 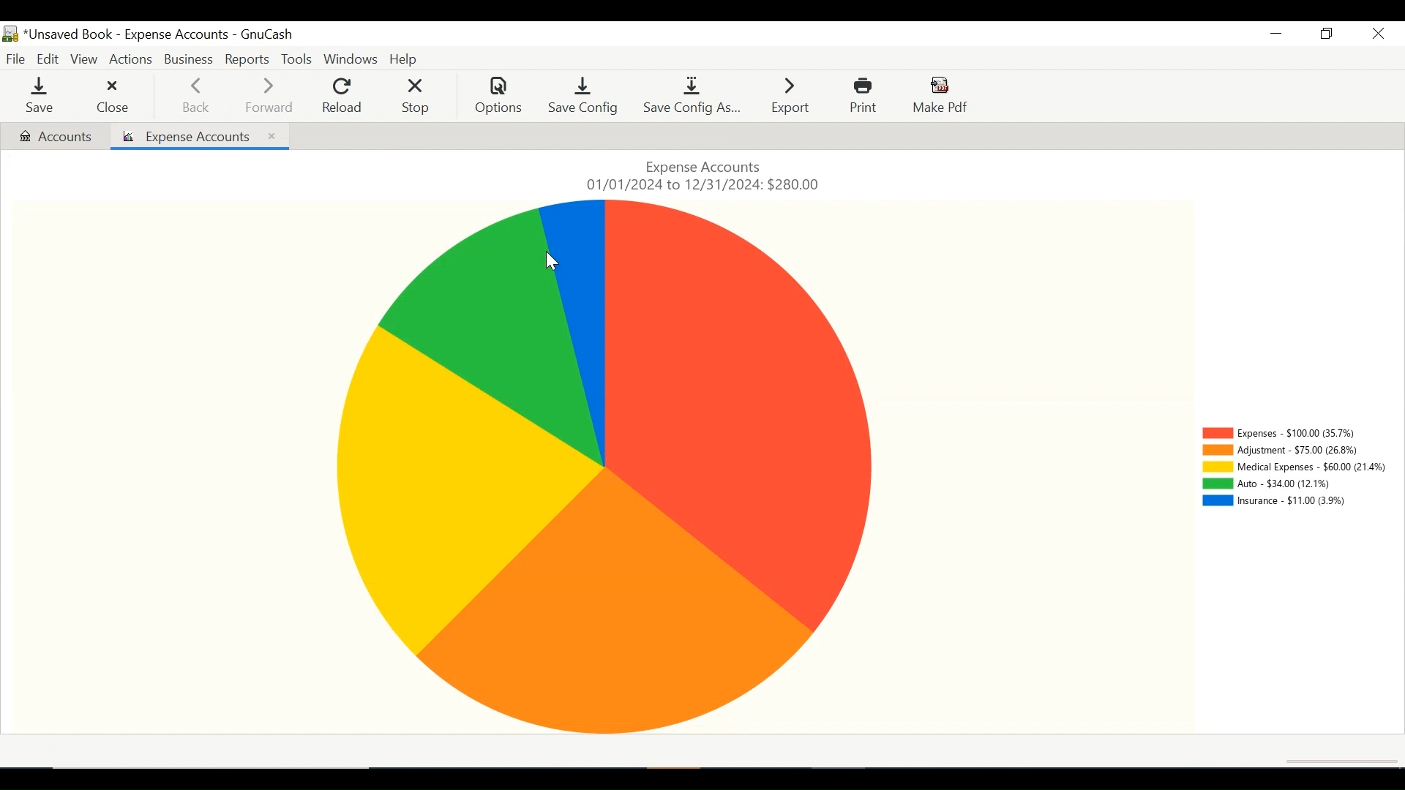 What do you see at coordinates (791, 96) in the screenshot?
I see `Export` at bounding box center [791, 96].